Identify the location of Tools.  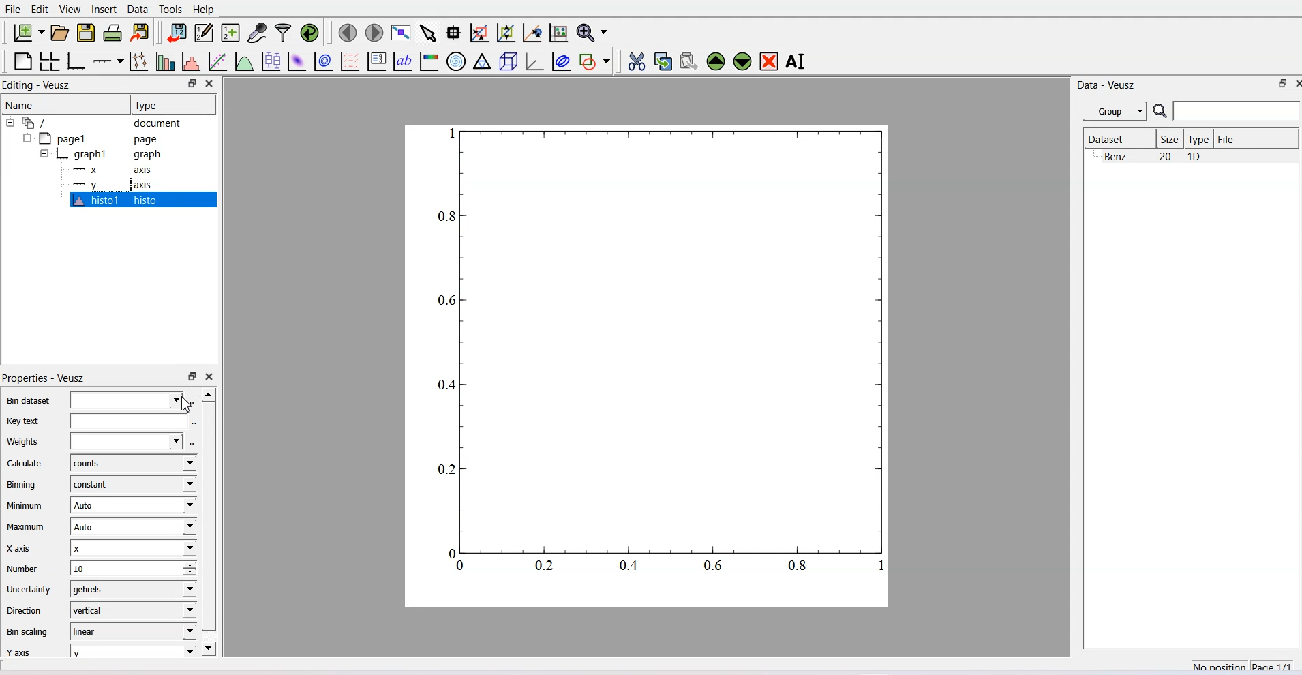
(170, 10).